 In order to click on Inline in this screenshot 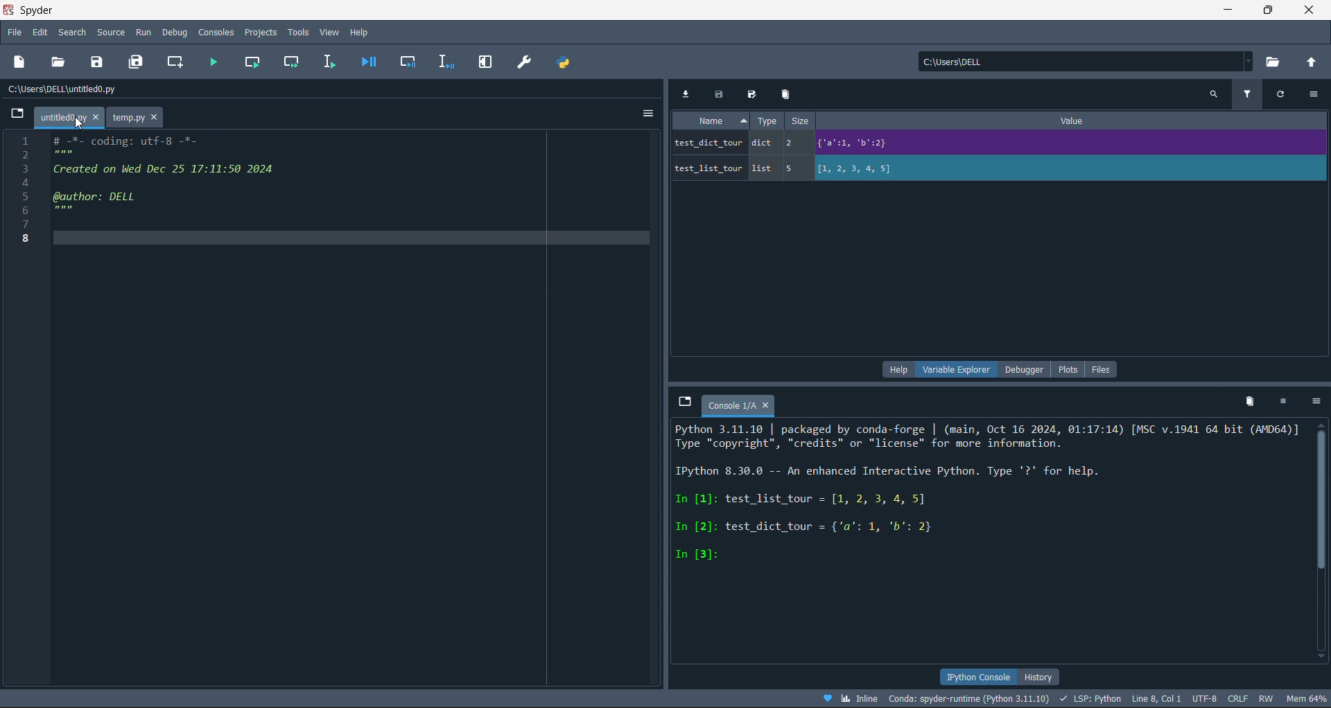, I will do `click(851, 698)`.